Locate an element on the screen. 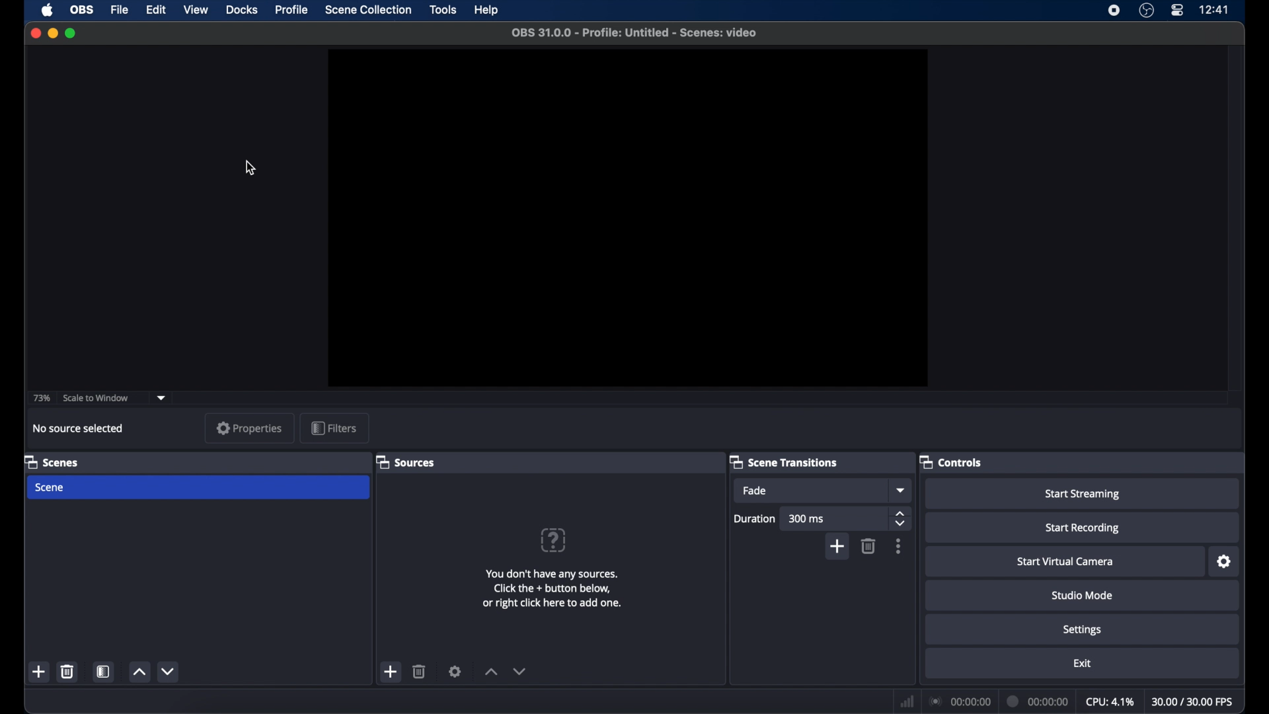 The height and width of the screenshot is (714, 1269). preview is located at coordinates (656, 218).